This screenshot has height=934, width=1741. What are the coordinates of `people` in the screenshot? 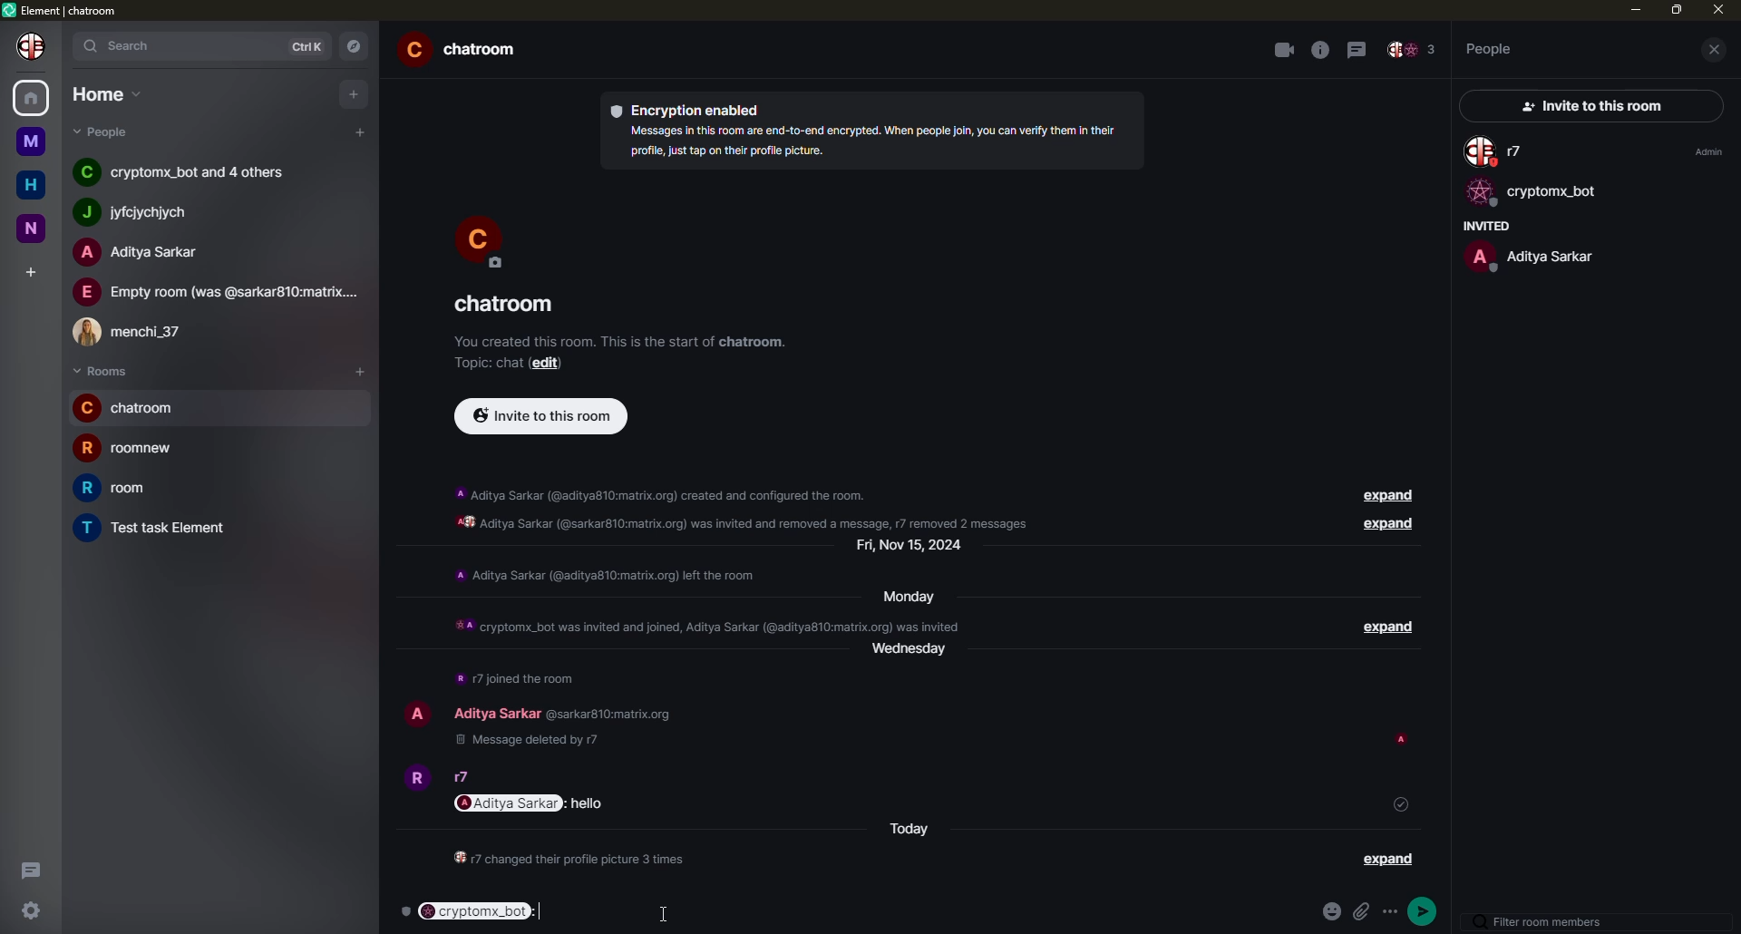 It's located at (1530, 256).